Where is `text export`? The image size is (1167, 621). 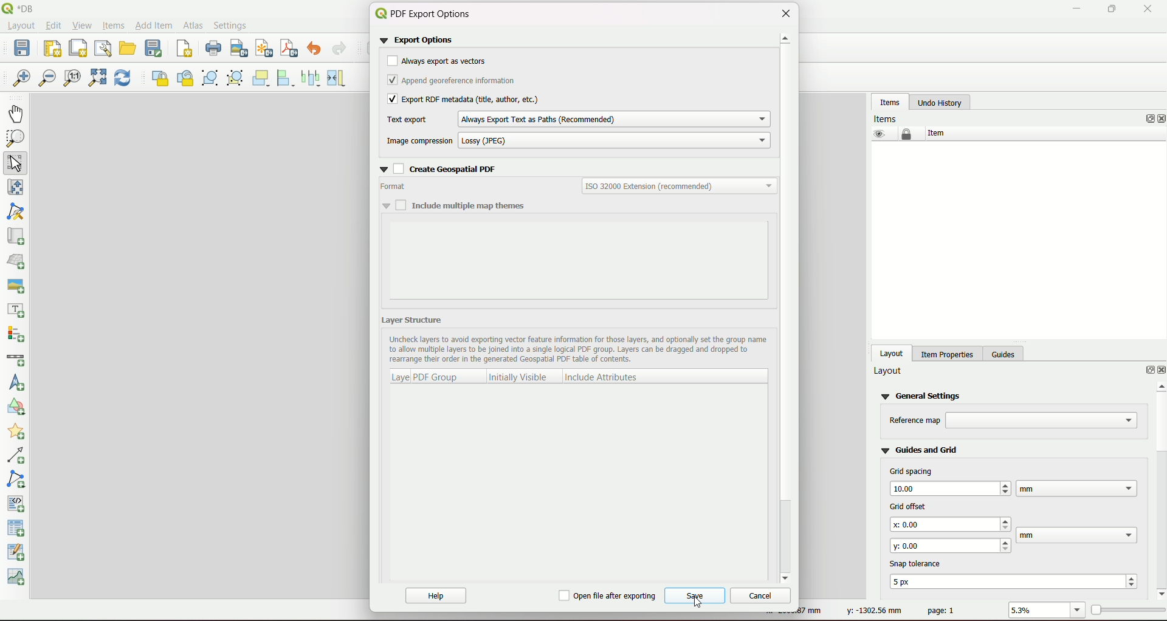 text export is located at coordinates (405, 120).